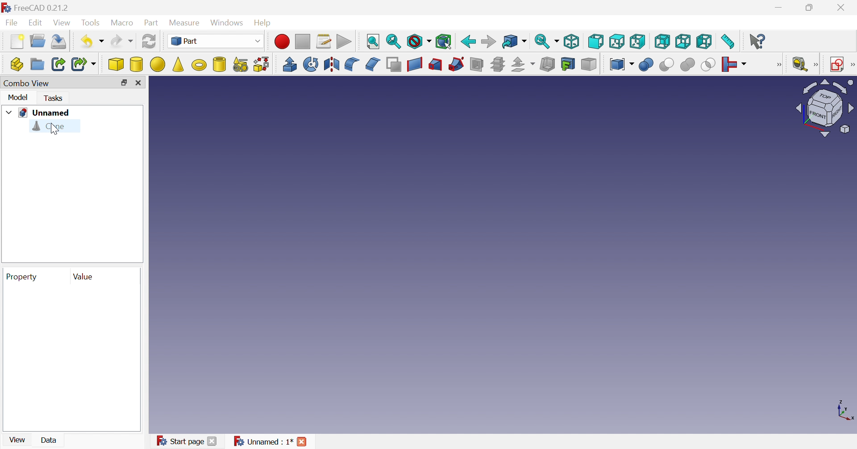 The image size is (857, 449). Describe the element at coordinates (844, 412) in the screenshot. I see `x, y, z axis` at that location.